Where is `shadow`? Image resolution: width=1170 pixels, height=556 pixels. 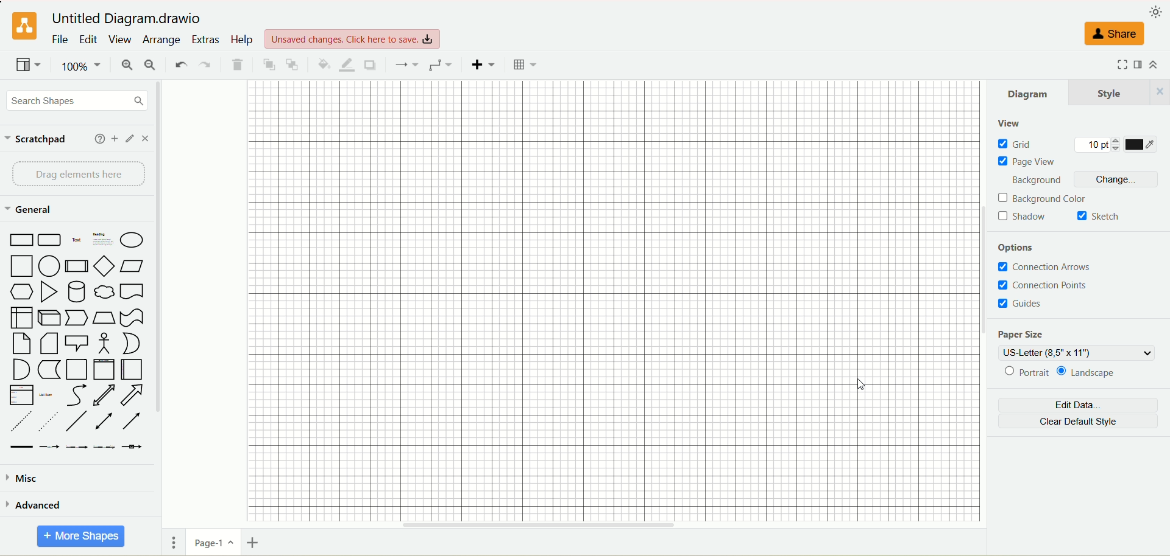
shadow is located at coordinates (1024, 217).